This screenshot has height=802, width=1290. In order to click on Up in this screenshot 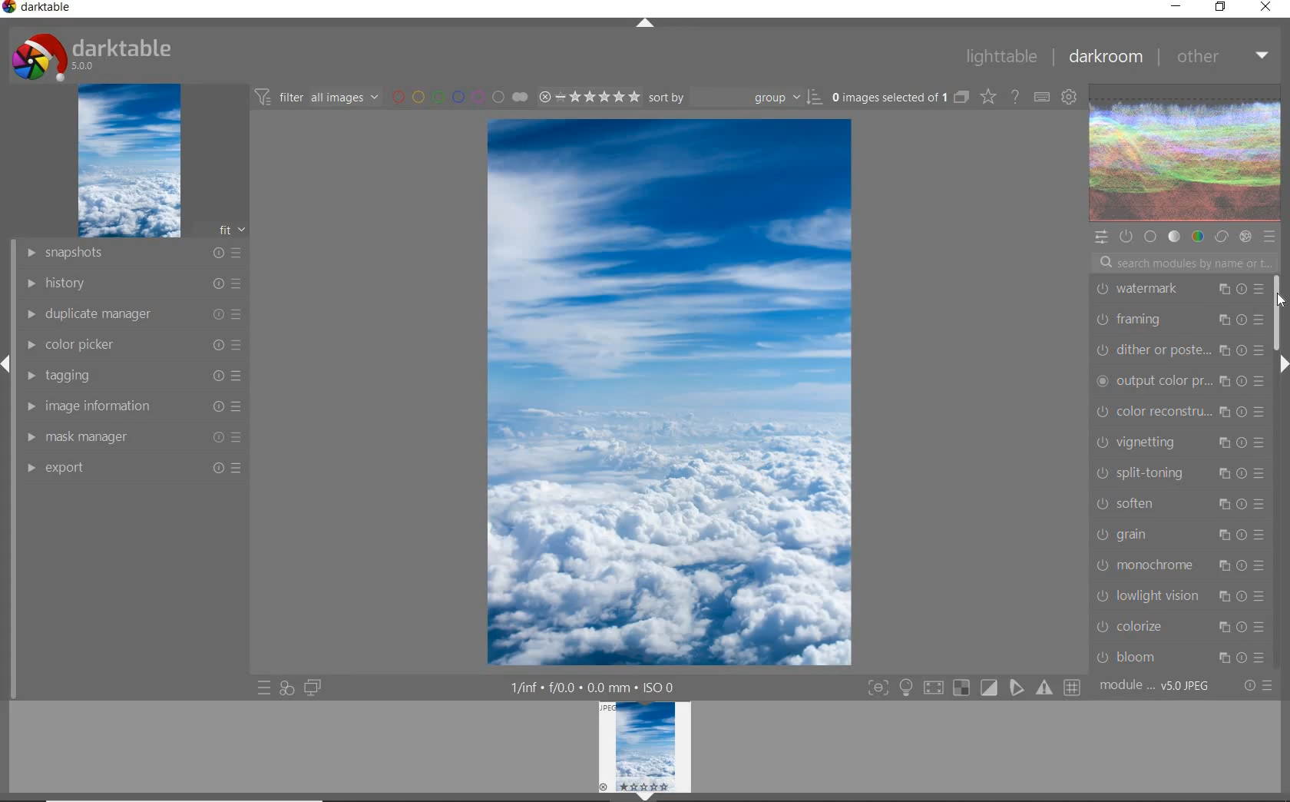, I will do `click(645, 25)`.